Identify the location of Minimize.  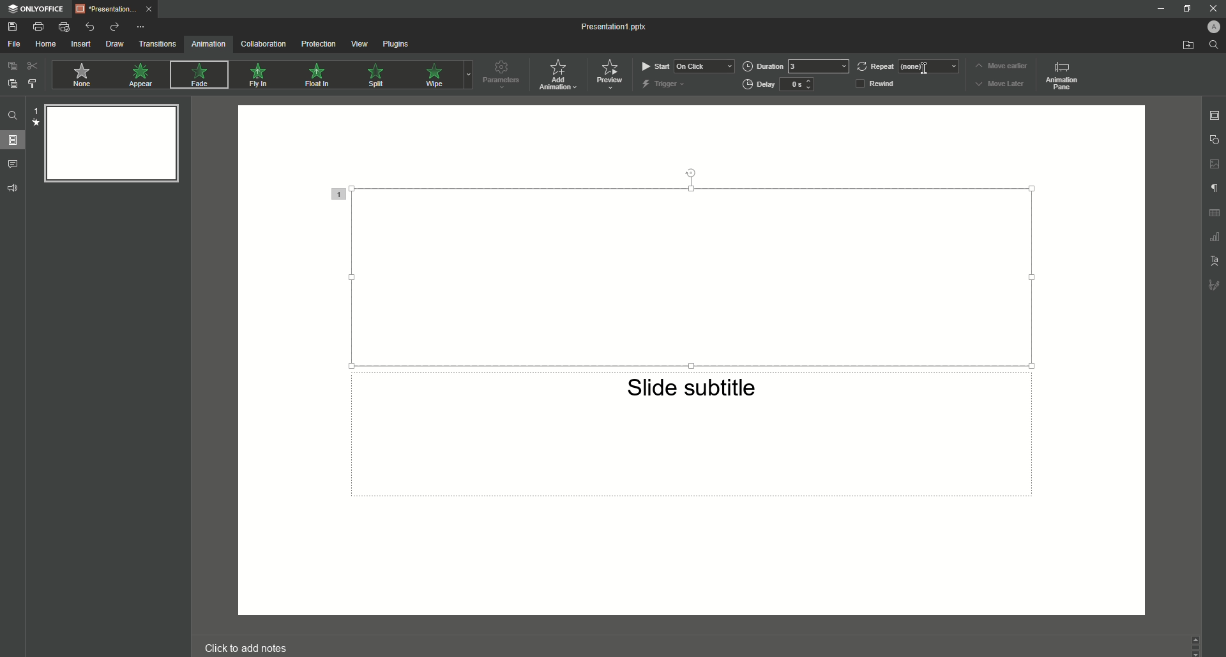
(1185, 9).